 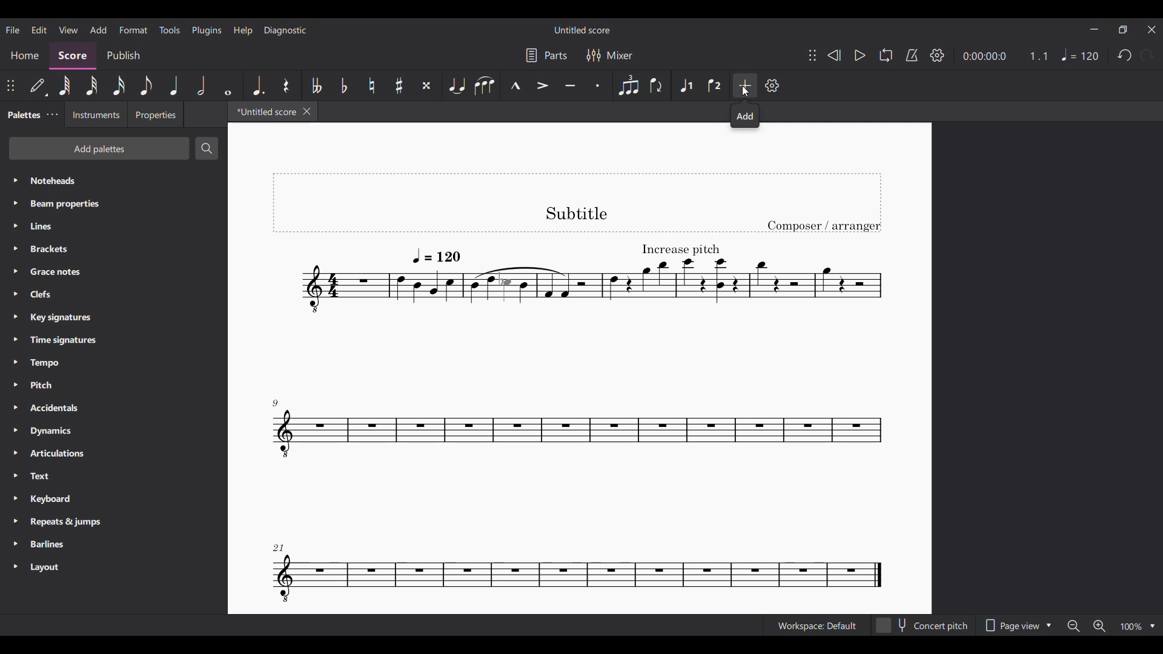 What do you see at coordinates (10, 85) in the screenshot?
I see `Change position ` at bounding box center [10, 85].